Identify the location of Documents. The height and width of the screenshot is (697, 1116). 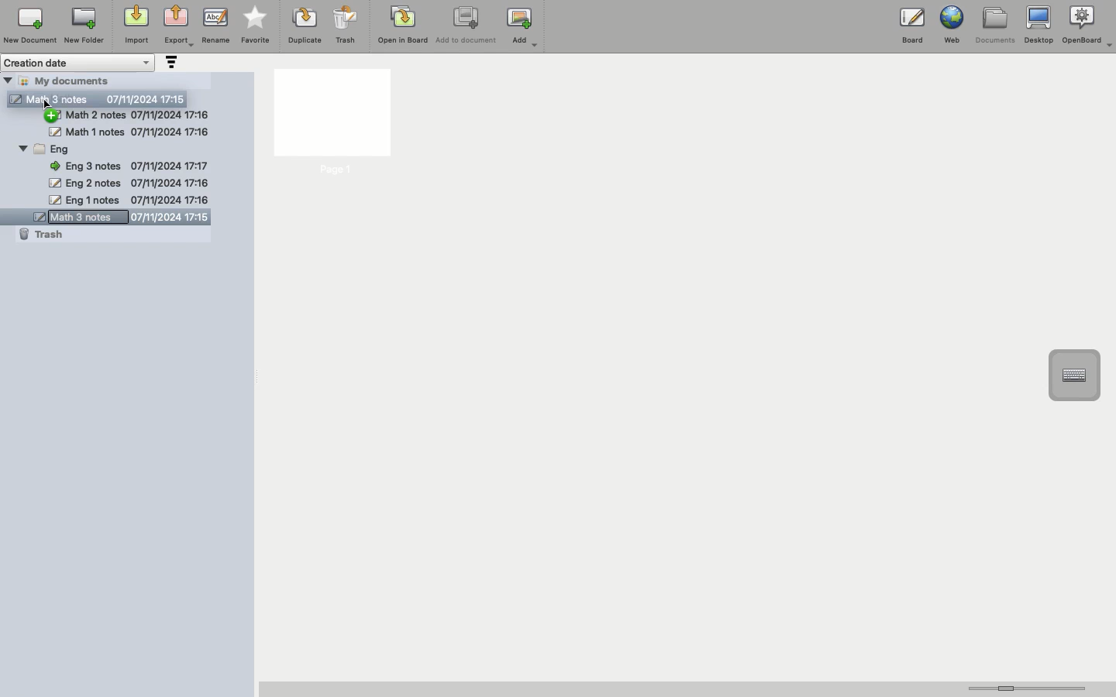
(994, 26).